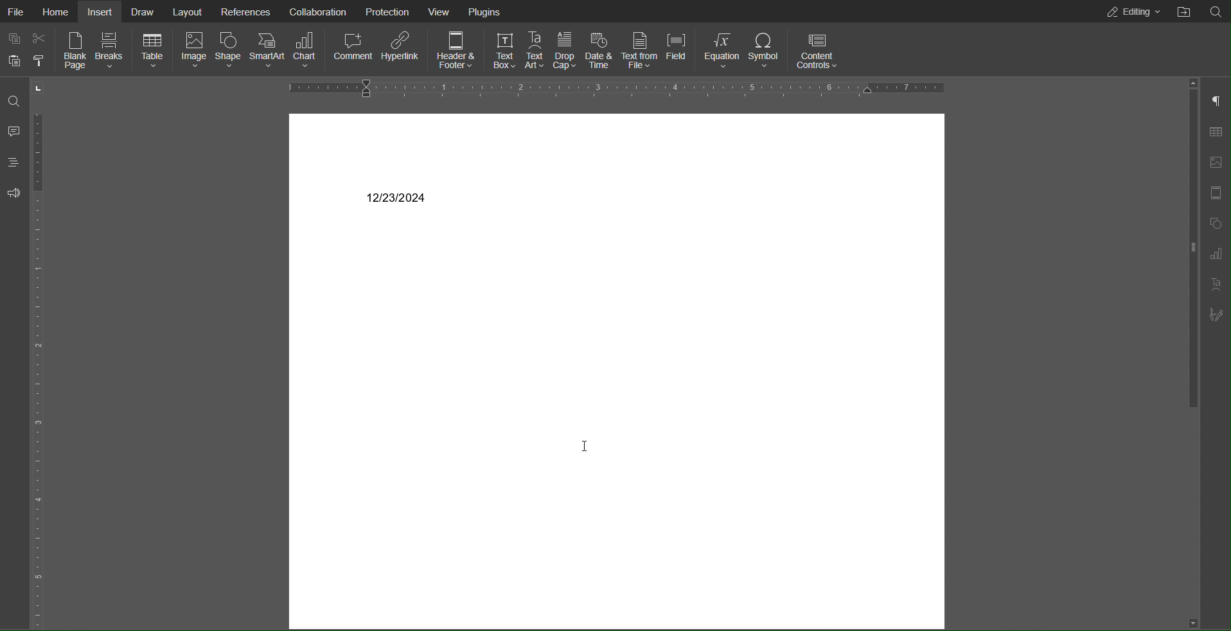  I want to click on Paragraph Settings, so click(1219, 102).